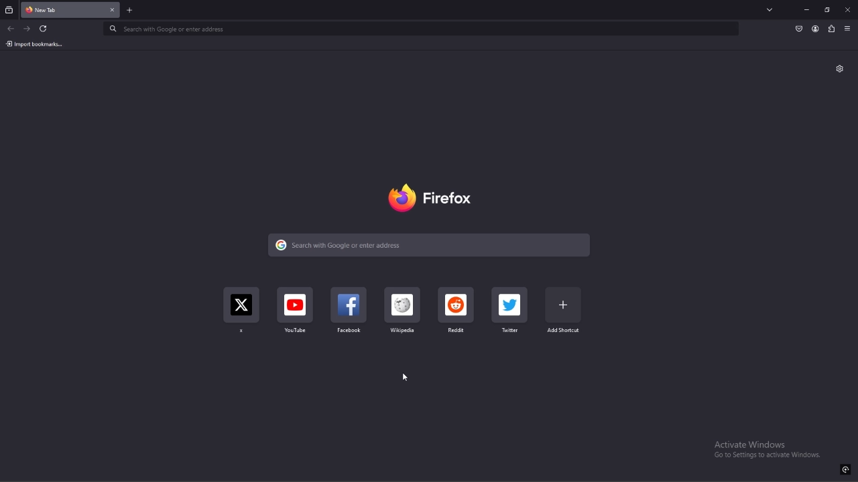 The height and width of the screenshot is (482, 858). Describe the element at coordinates (839, 68) in the screenshot. I see `customize` at that location.